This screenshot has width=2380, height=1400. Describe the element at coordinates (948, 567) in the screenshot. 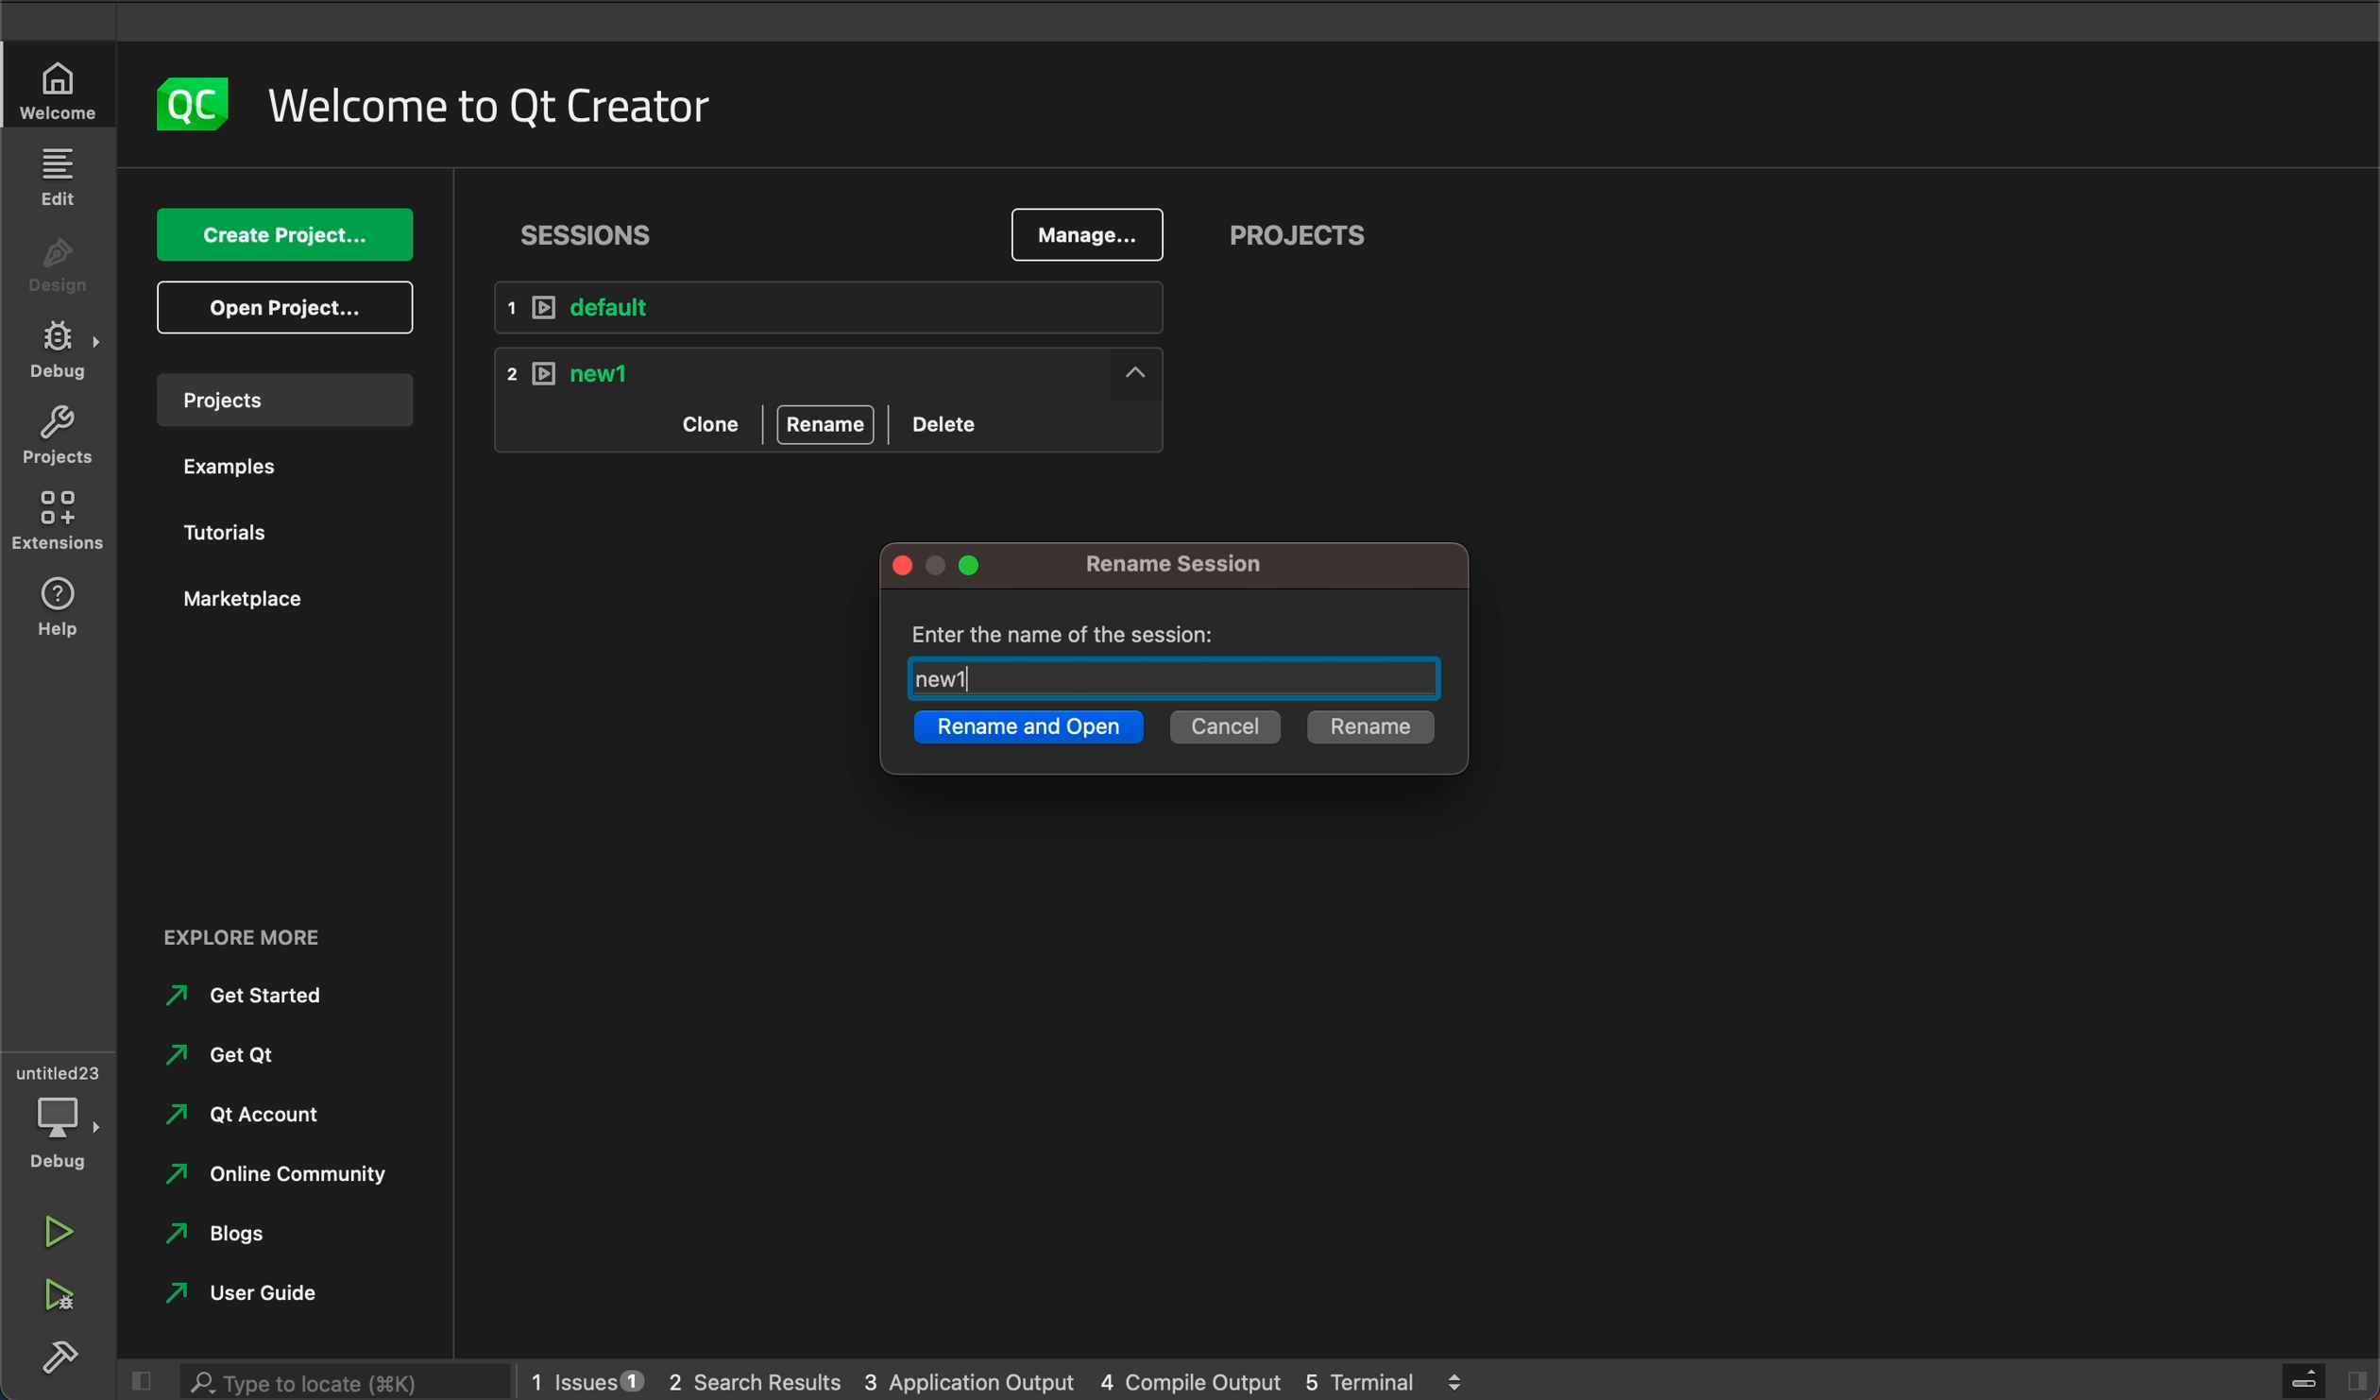

I see `windows control` at that location.